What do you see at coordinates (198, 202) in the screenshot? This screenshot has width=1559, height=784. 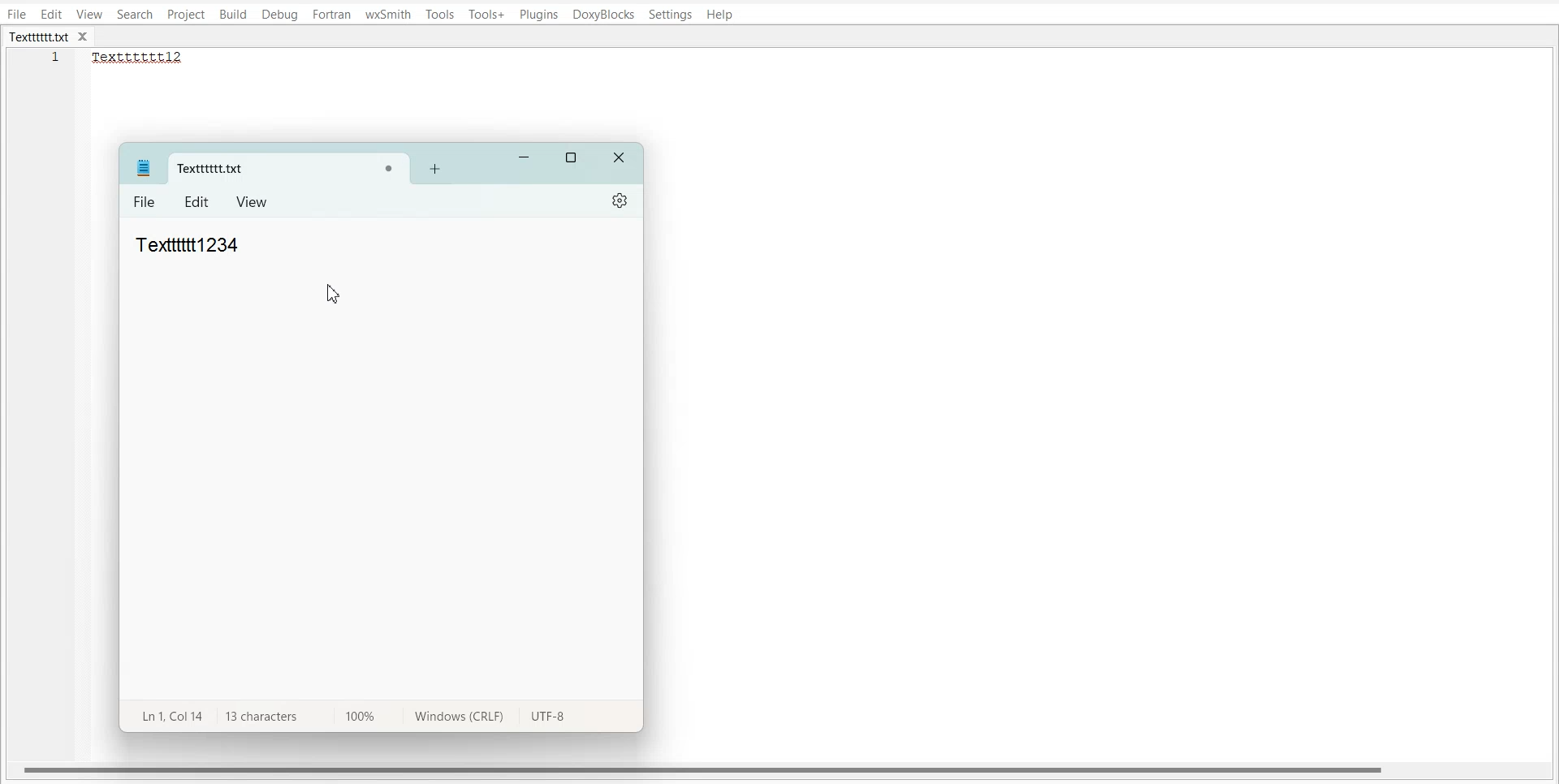 I see `Edit` at bounding box center [198, 202].